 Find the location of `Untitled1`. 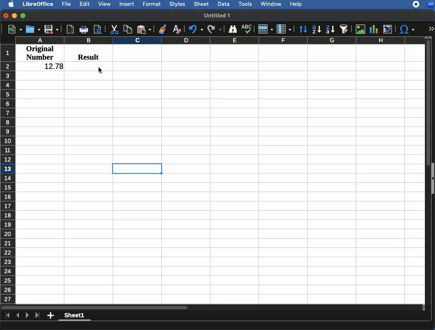

Untitled1 is located at coordinates (218, 15).